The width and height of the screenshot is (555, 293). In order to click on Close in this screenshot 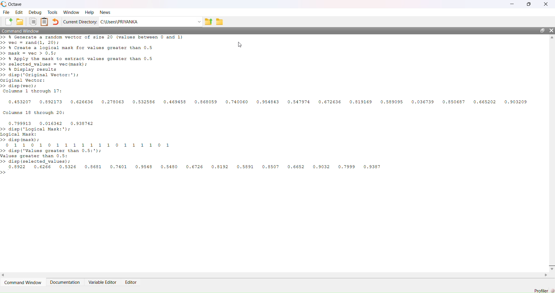, I will do `click(546, 4)`.